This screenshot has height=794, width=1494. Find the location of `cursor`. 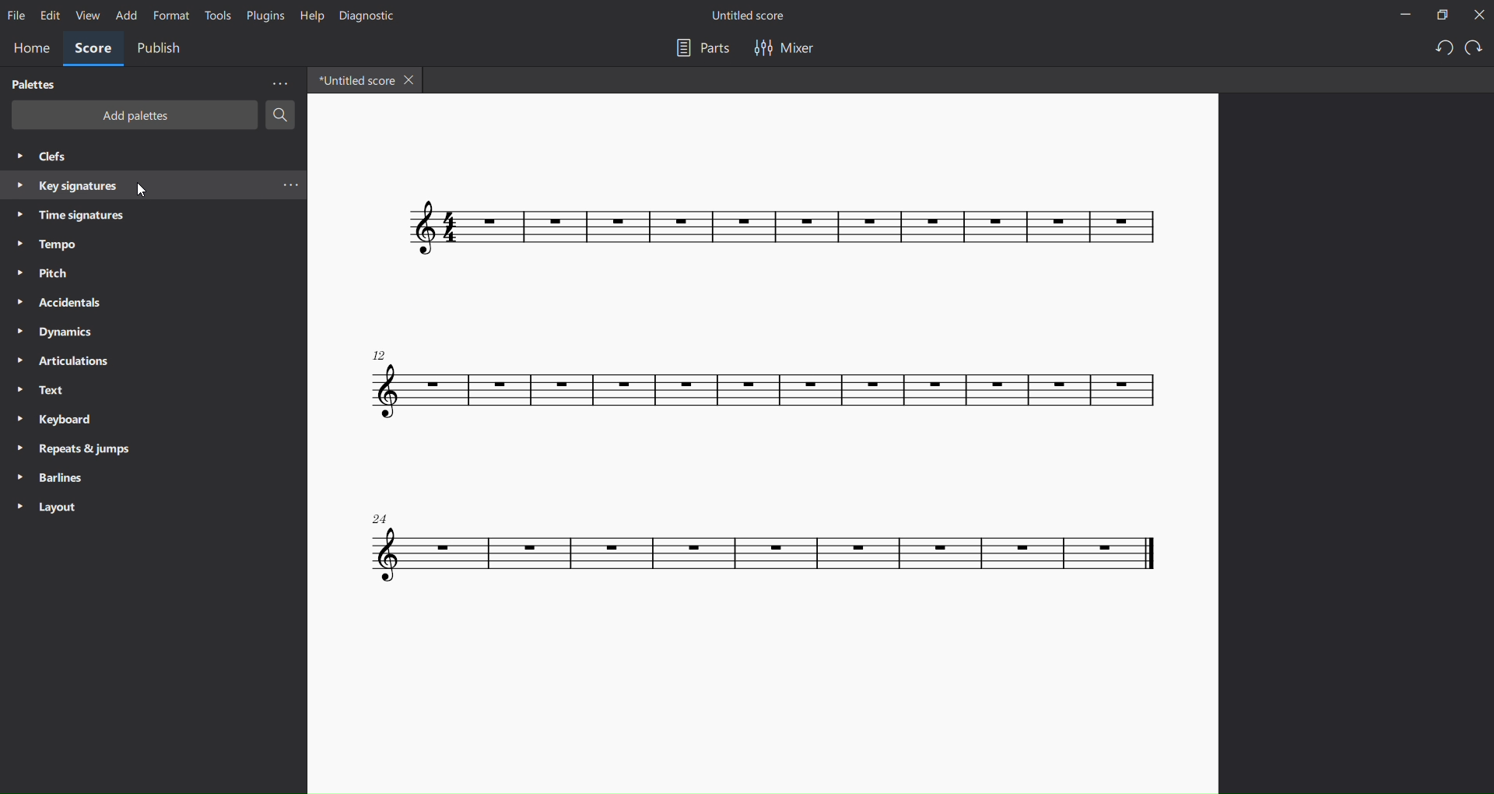

cursor is located at coordinates (142, 189).